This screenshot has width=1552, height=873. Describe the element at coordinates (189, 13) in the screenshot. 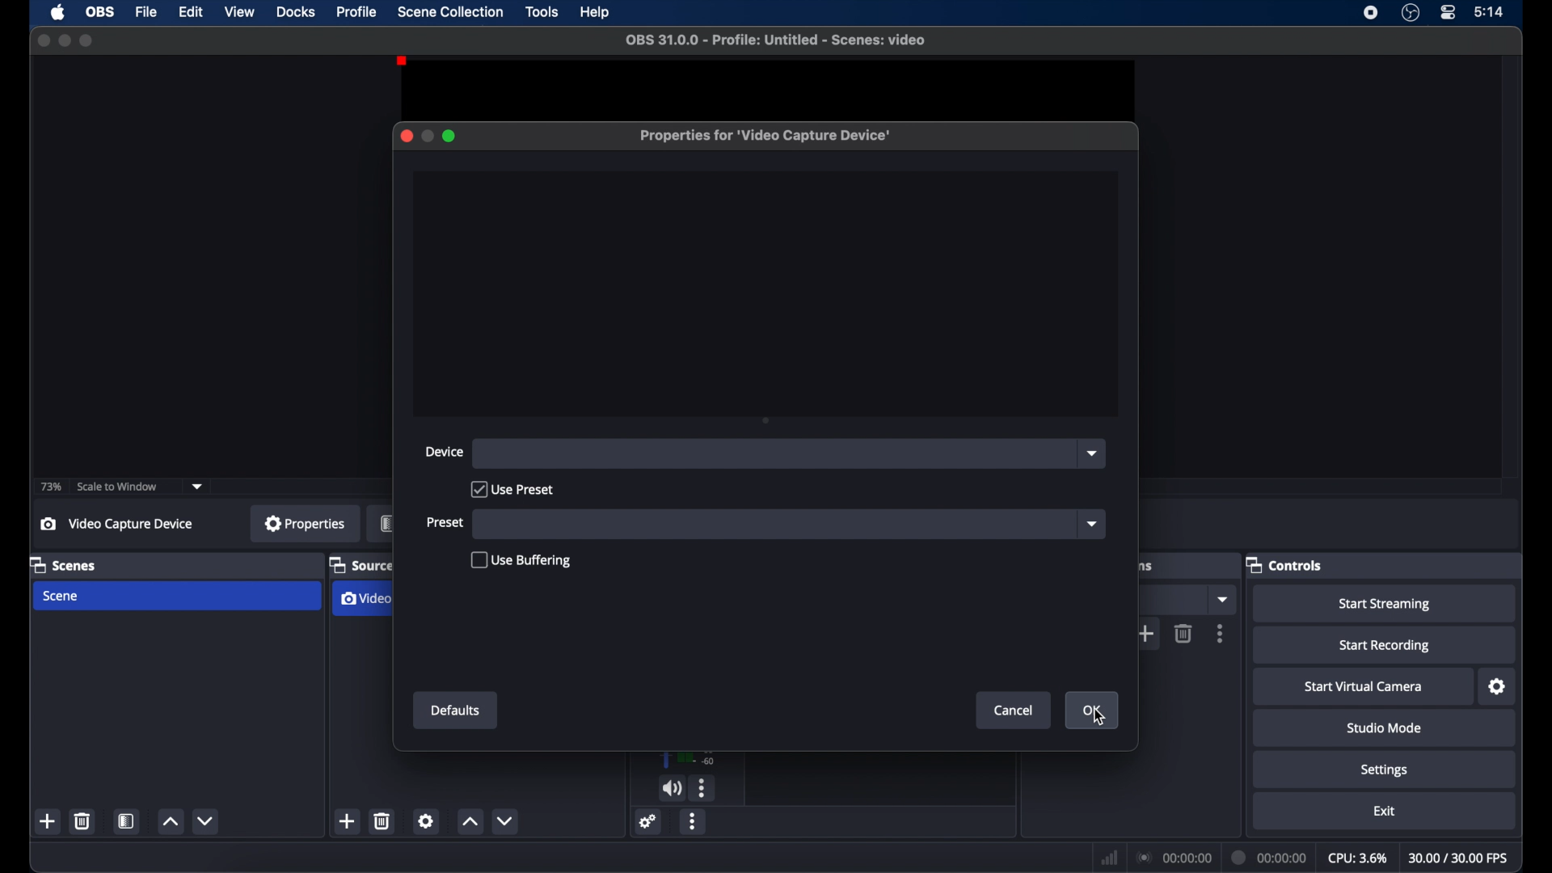

I see `edit` at that location.